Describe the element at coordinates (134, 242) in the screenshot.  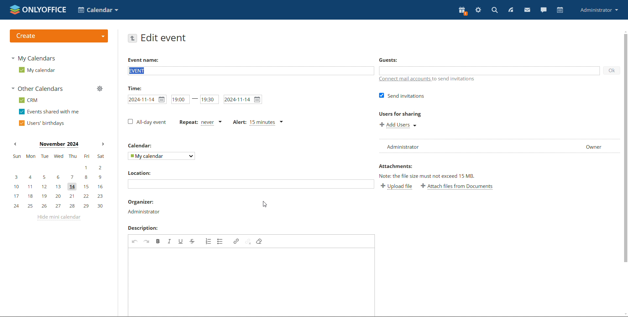
I see `undo` at that location.